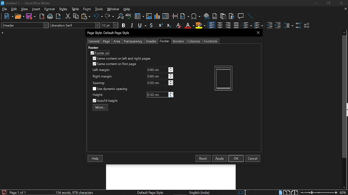  What do you see at coordinates (171, 84) in the screenshot?
I see `decrease spacing` at bounding box center [171, 84].